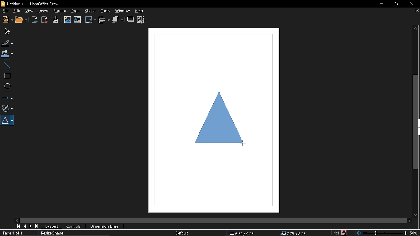 The height and width of the screenshot is (236, 420). Describe the element at coordinates (105, 10) in the screenshot. I see `Tools` at that location.